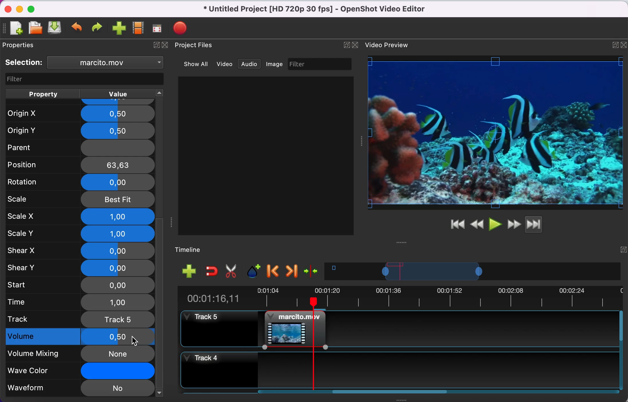  What do you see at coordinates (138, 28) in the screenshot?
I see `choose profile` at bounding box center [138, 28].